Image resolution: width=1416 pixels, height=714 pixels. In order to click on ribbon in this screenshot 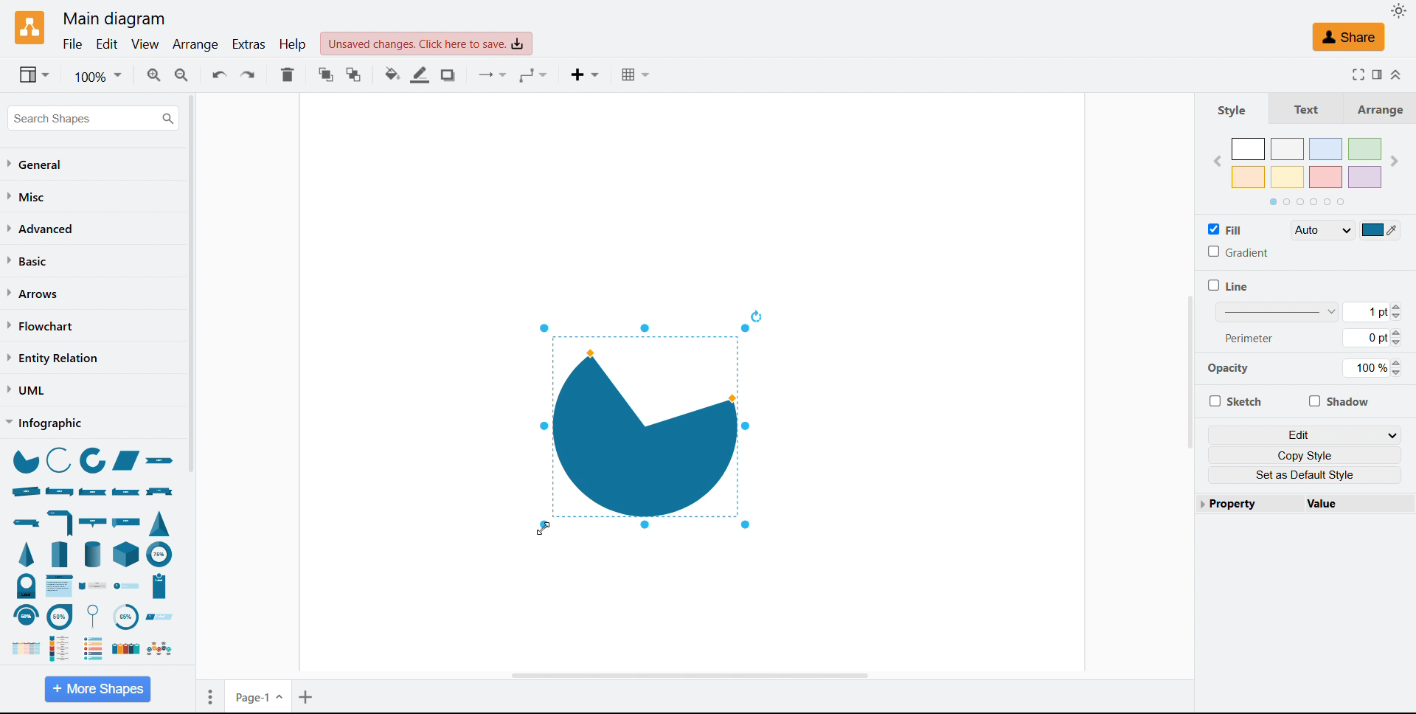, I will do `click(163, 462)`.